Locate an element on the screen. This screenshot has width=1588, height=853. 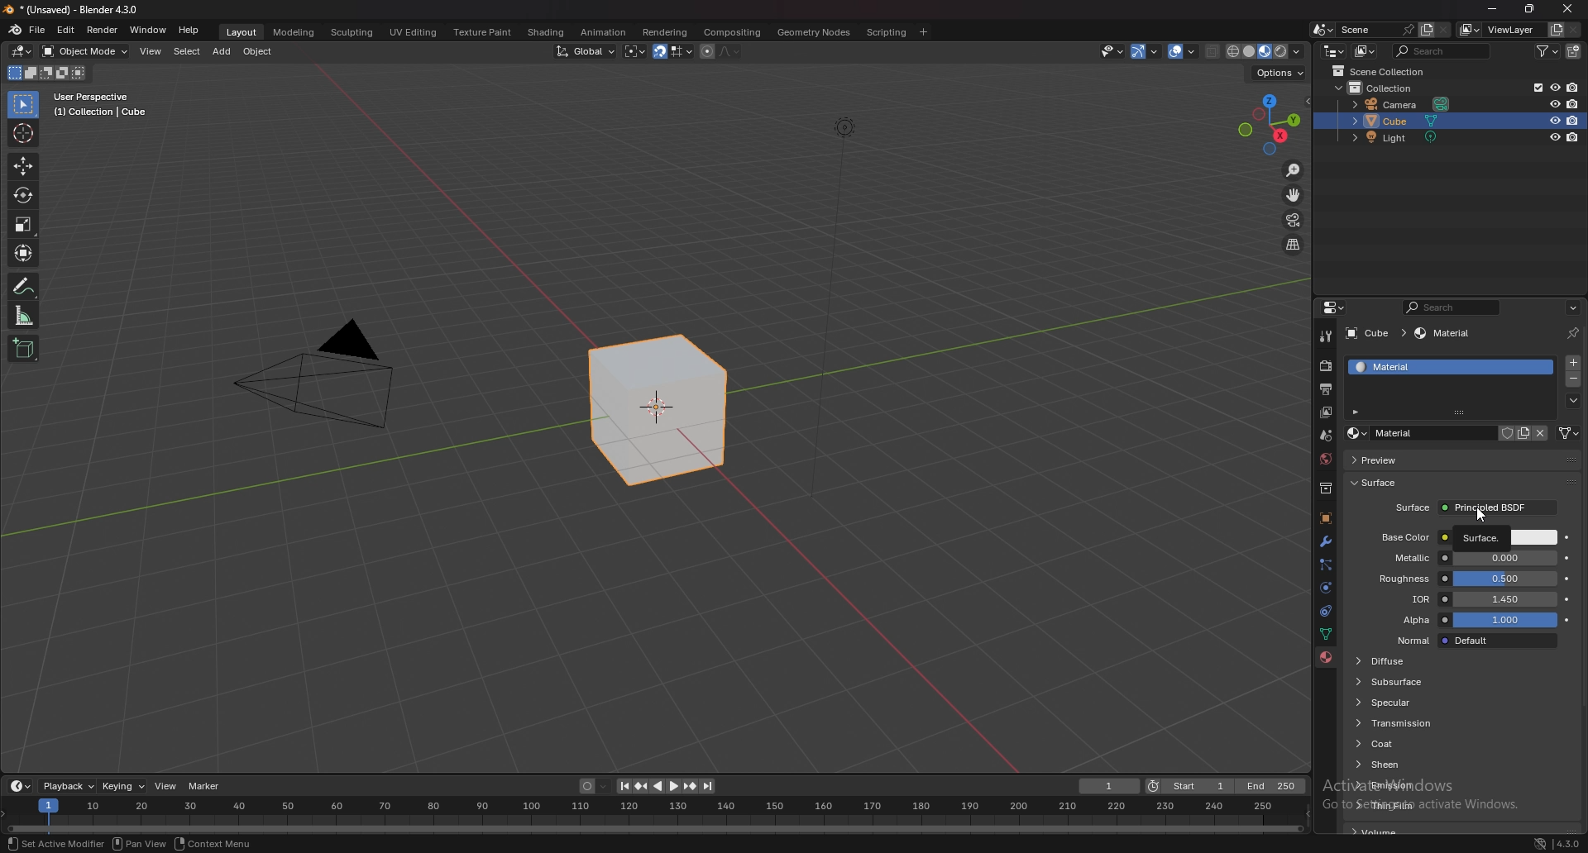
add viewlayer is located at coordinates (1557, 29).